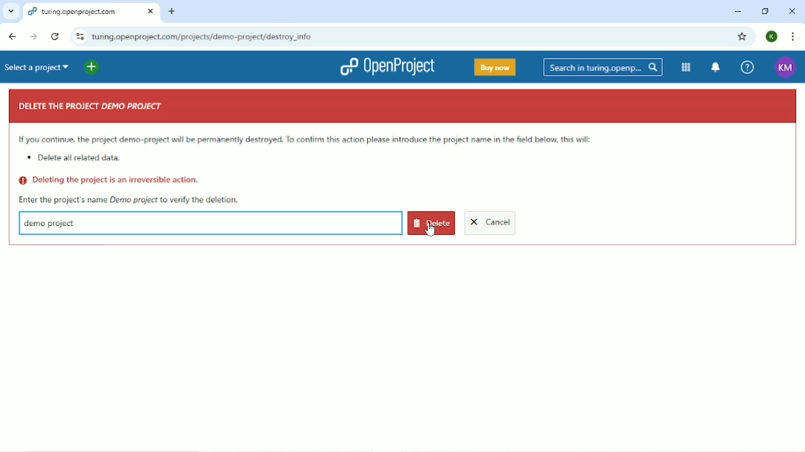 This screenshot has width=805, height=452. I want to click on Restore down, so click(764, 12).